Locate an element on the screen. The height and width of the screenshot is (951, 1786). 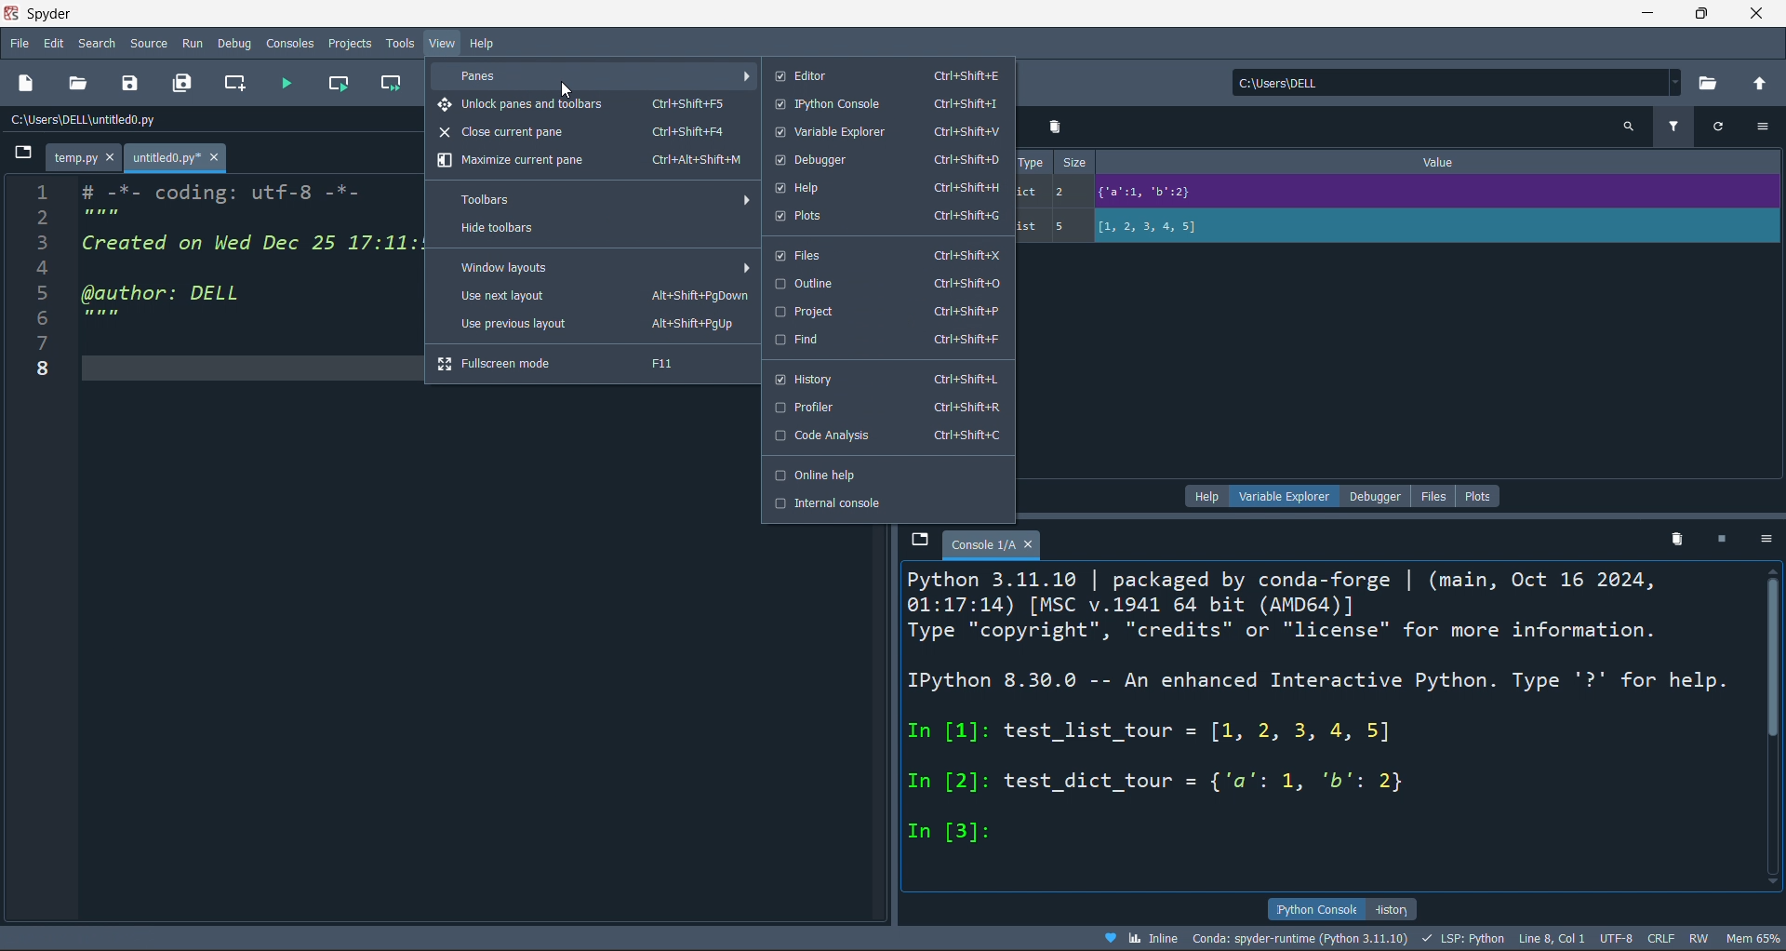
untitled is located at coordinates (176, 158).